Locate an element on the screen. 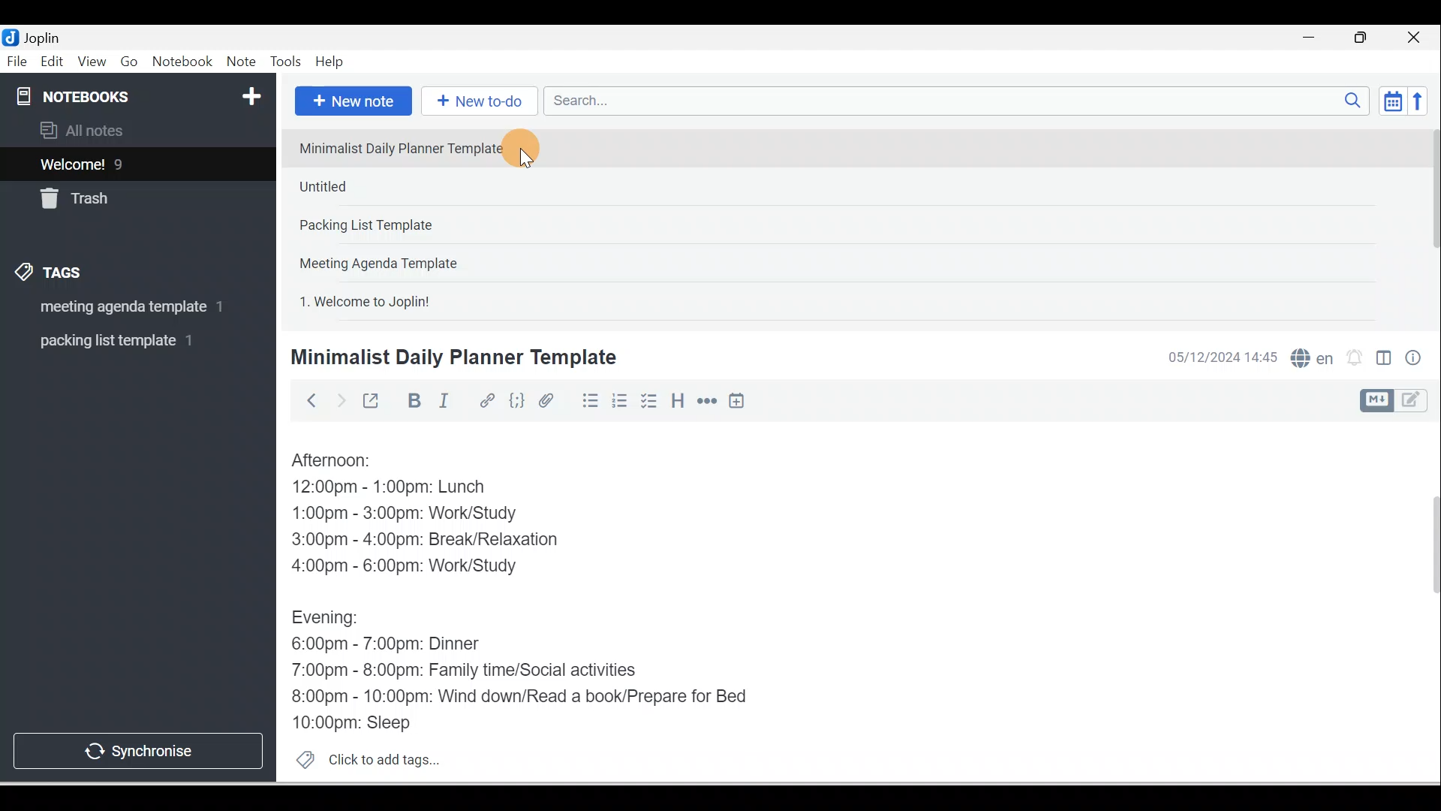 Image resolution: width=1441 pixels, height=811 pixels. Back is located at coordinates (305, 400).